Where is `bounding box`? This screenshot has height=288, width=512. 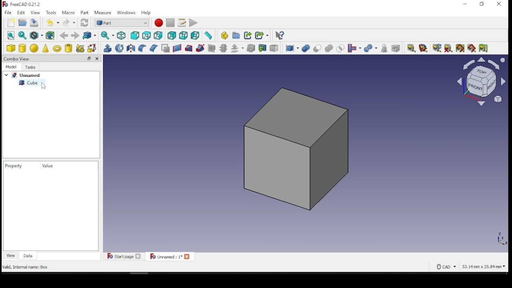 bounding box is located at coordinates (51, 36).